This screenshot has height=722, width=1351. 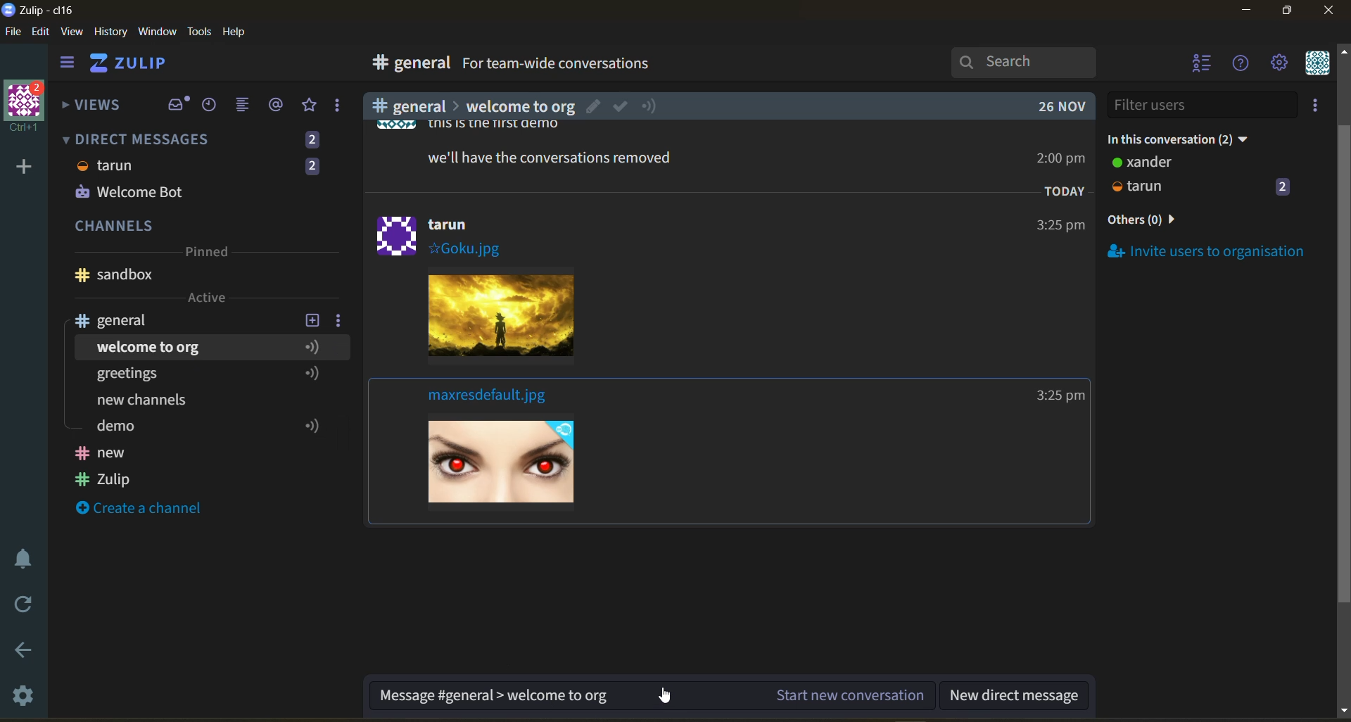 I want to click on reactions and drafts, so click(x=343, y=108).